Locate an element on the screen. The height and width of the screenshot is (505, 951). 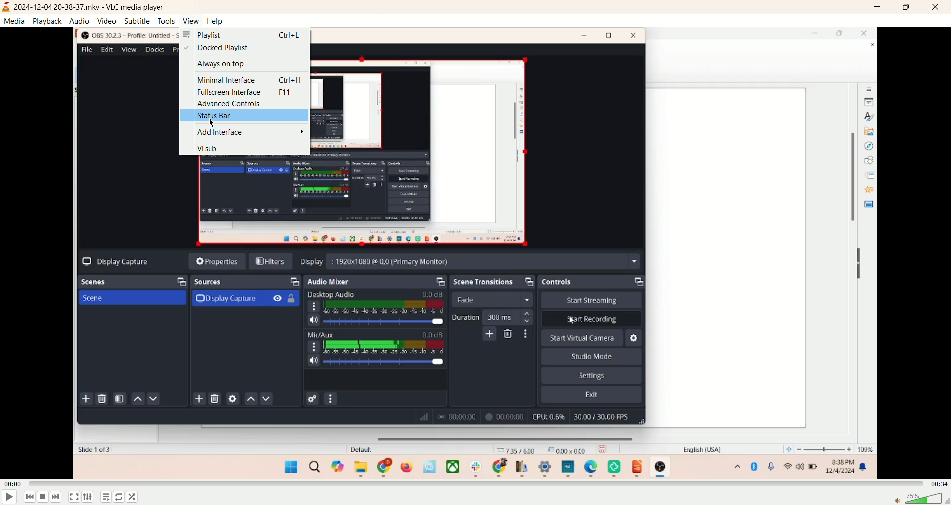
loop is located at coordinates (118, 498).